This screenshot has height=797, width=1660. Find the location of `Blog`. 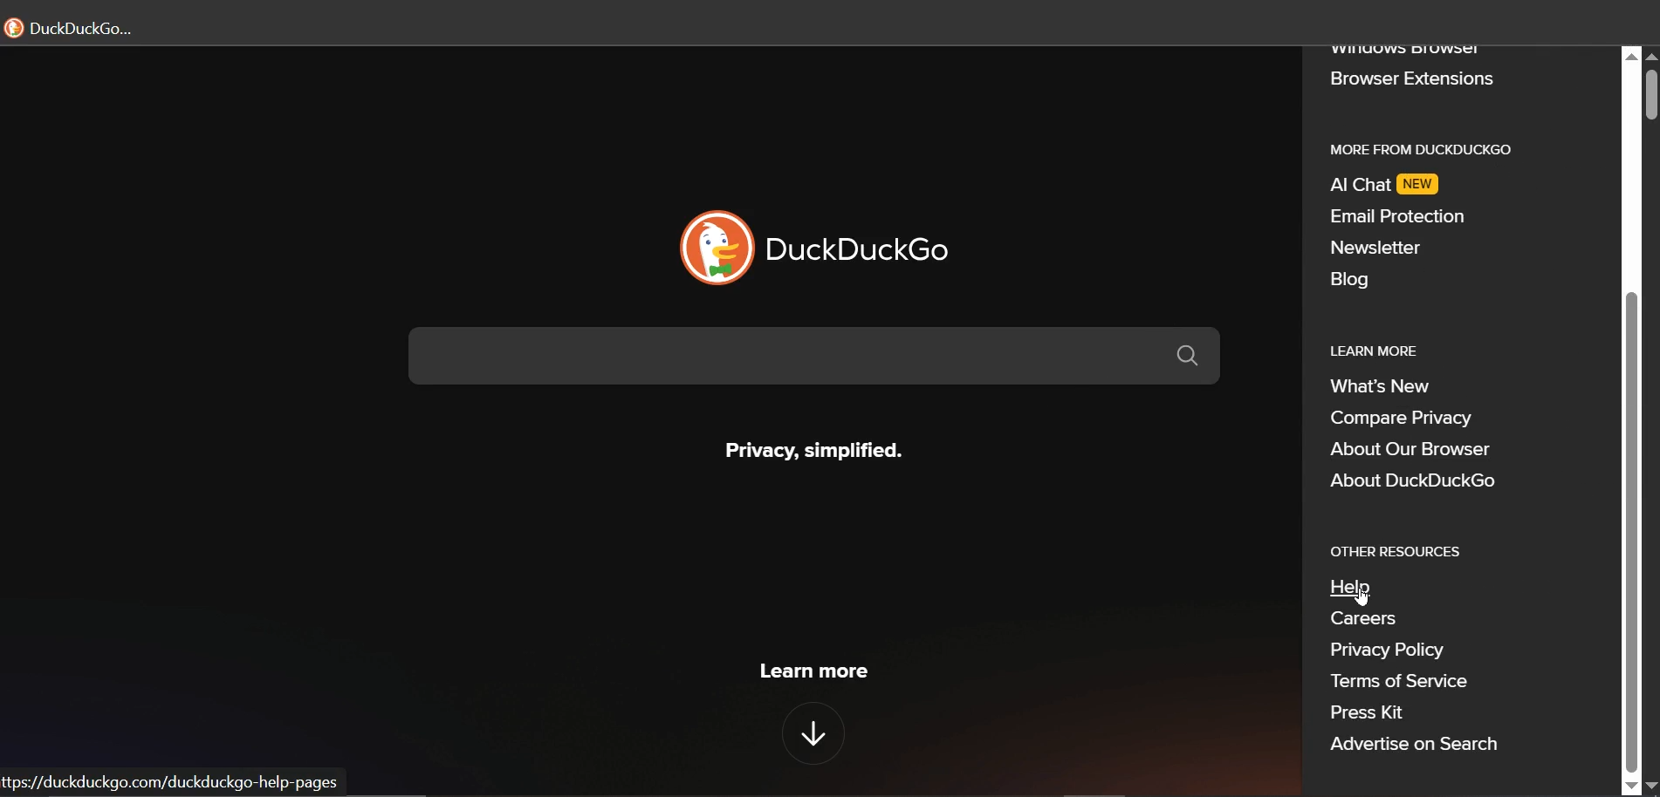

Blog is located at coordinates (1352, 280).